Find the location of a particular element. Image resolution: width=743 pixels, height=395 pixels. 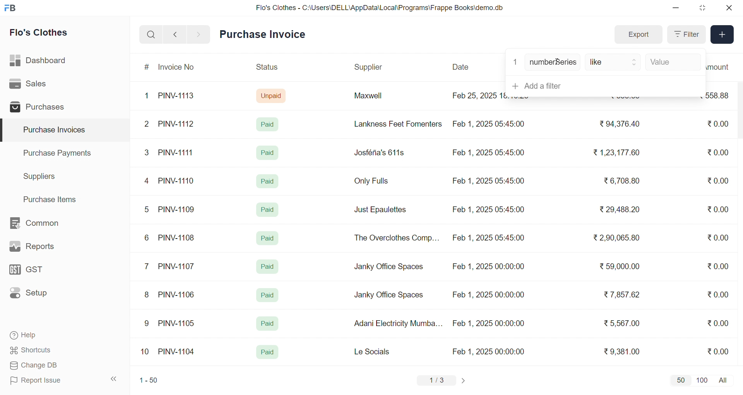

PINV-1110 is located at coordinates (177, 180).